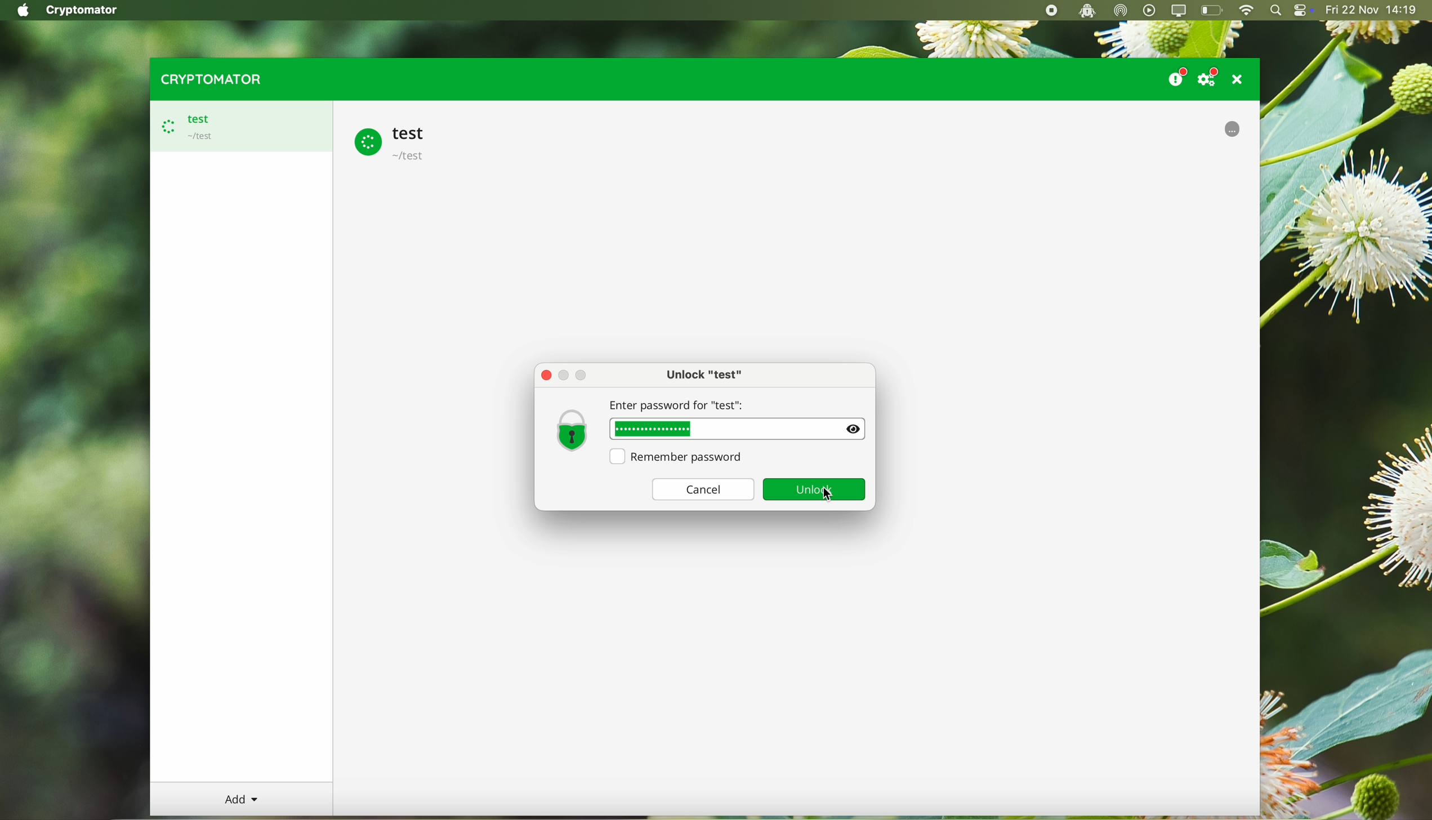  I want to click on close program, so click(1241, 79).